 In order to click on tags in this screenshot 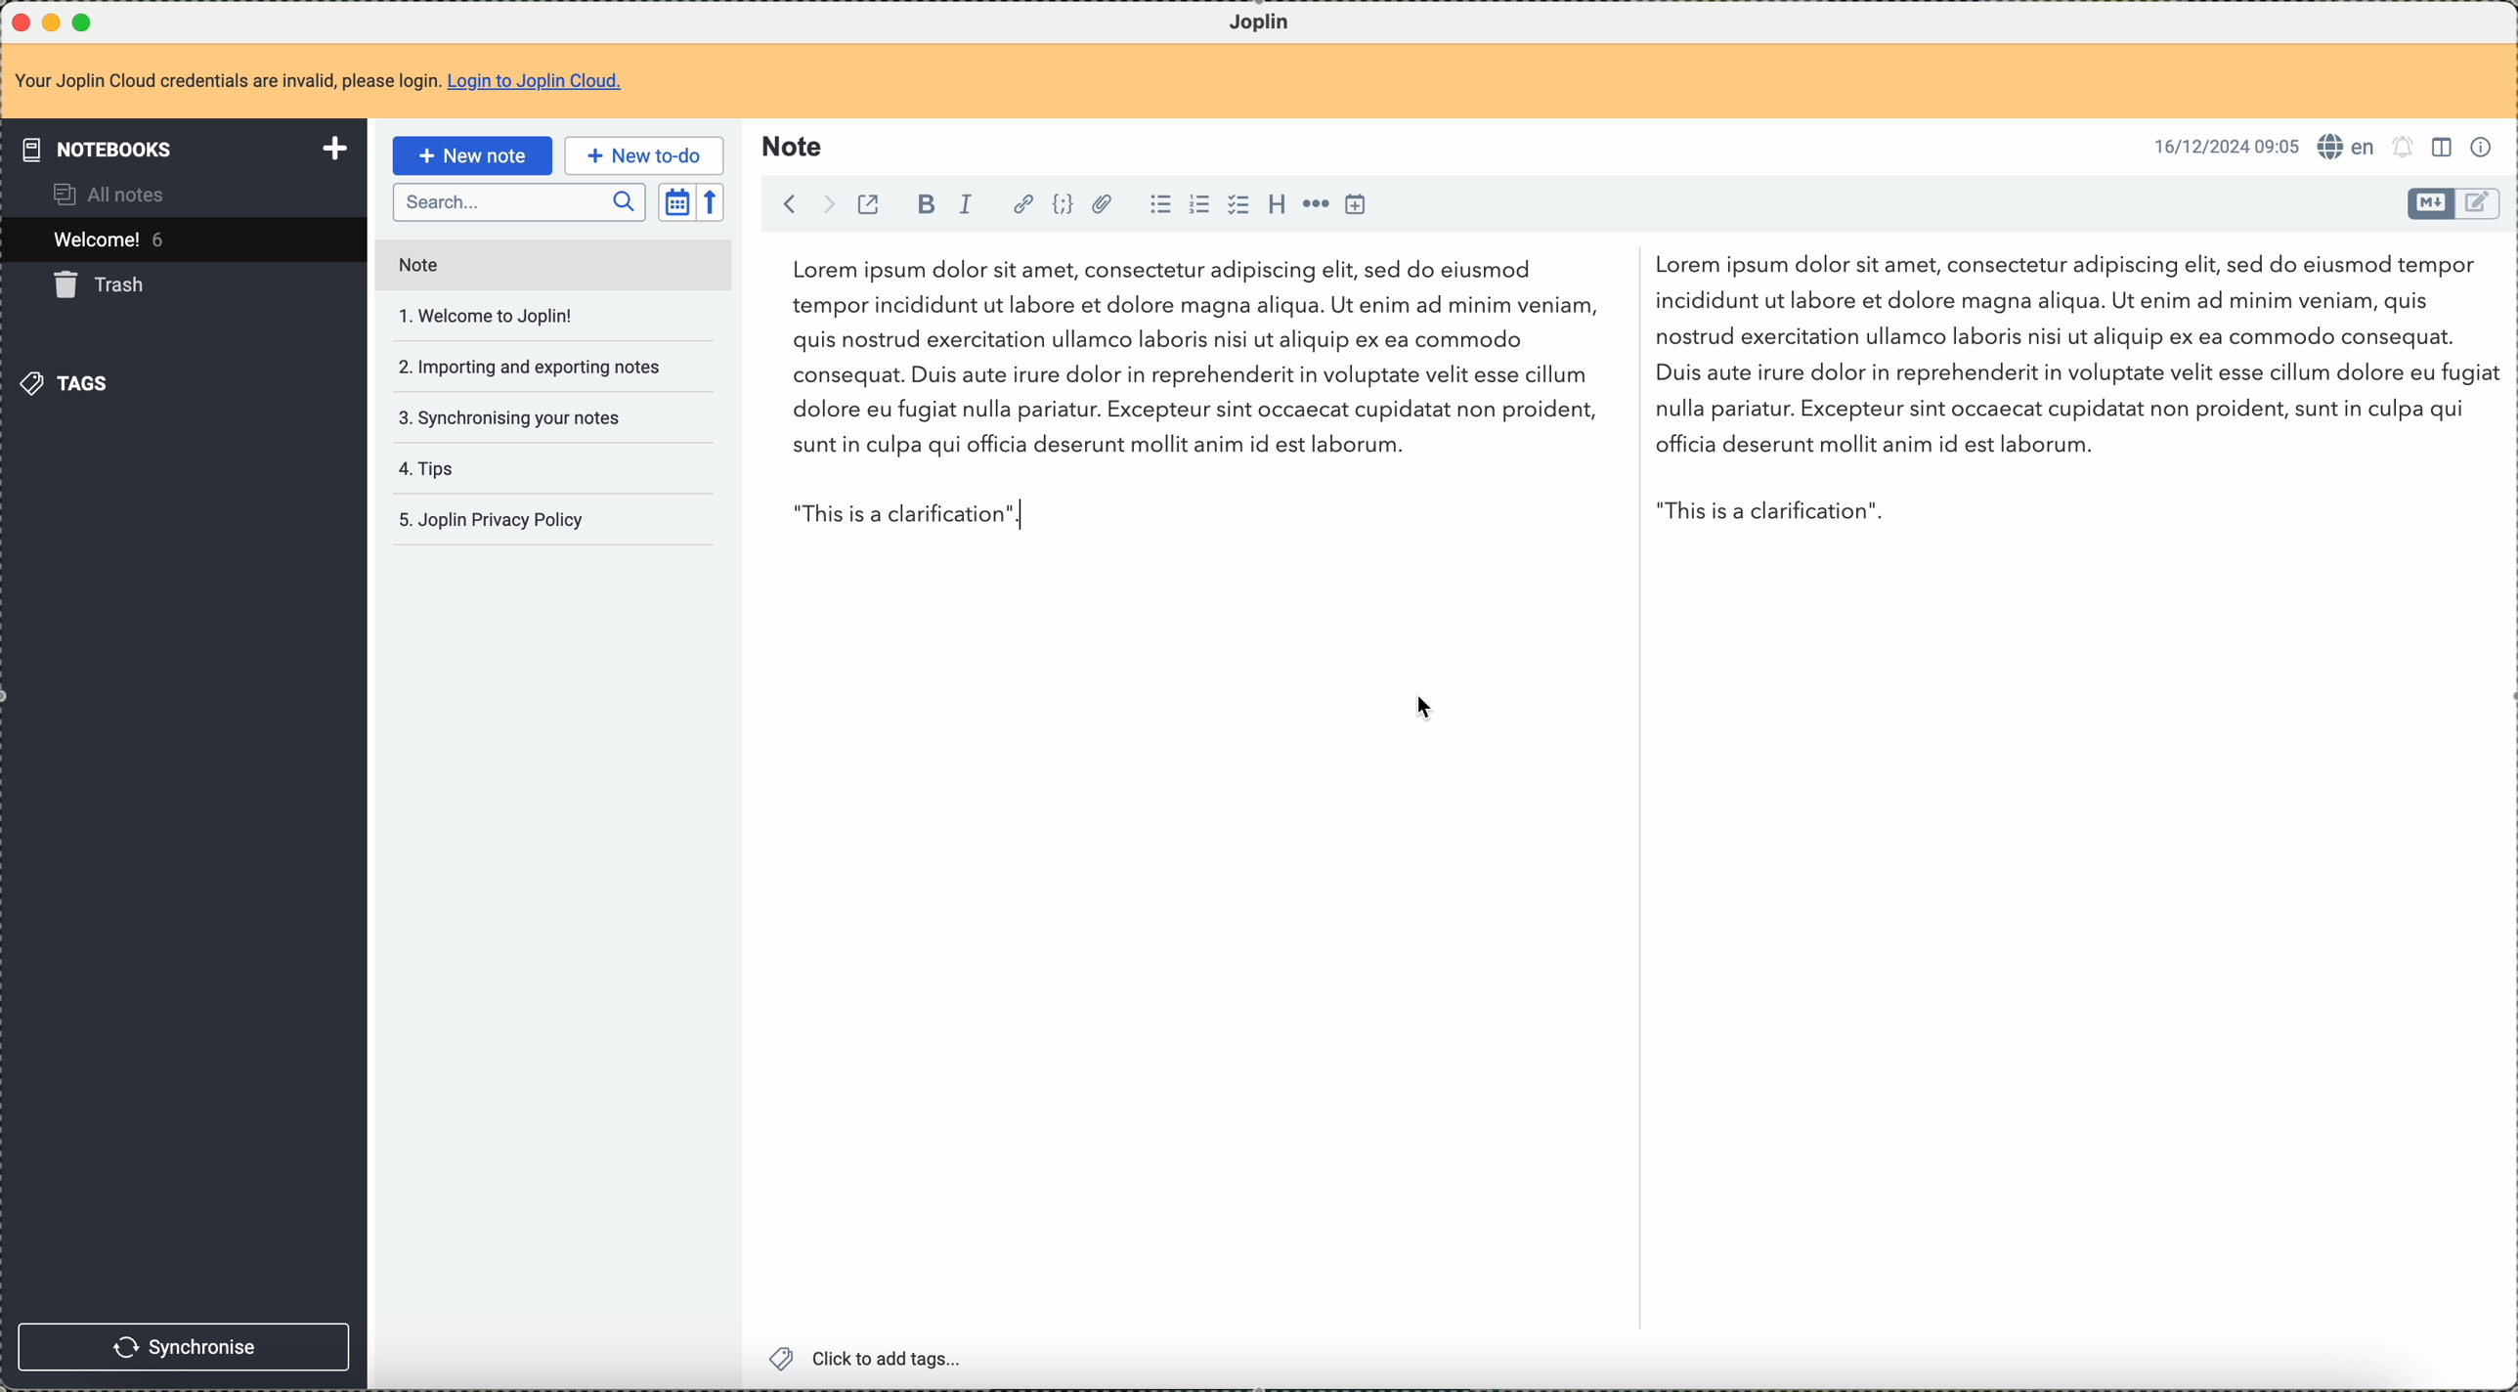, I will do `click(69, 383)`.